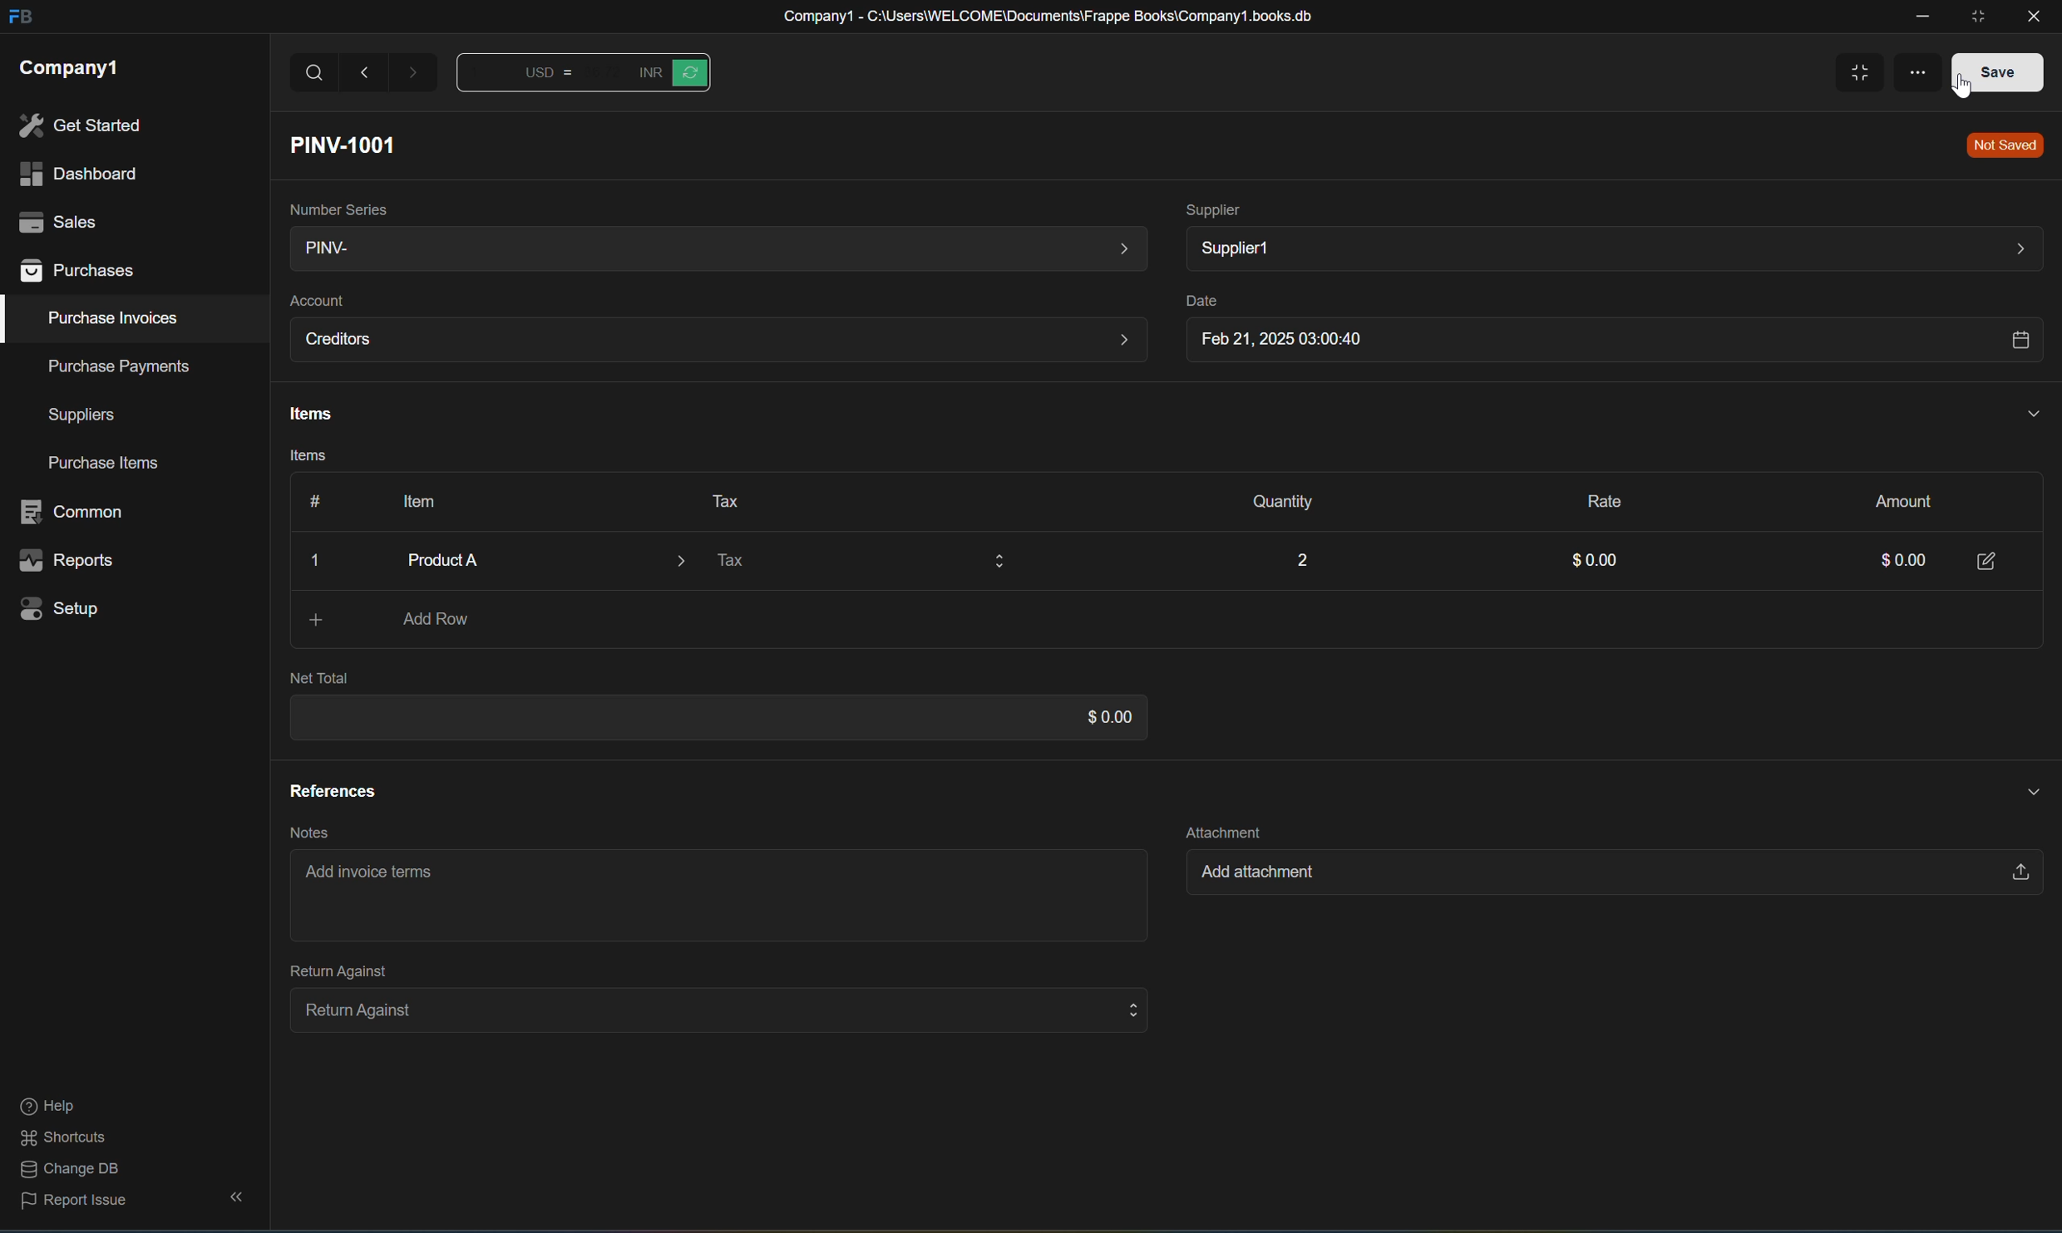 This screenshot has height=1233, width=2062. What do you see at coordinates (376, 877) in the screenshot?
I see `Add invoice terms` at bounding box center [376, 877].